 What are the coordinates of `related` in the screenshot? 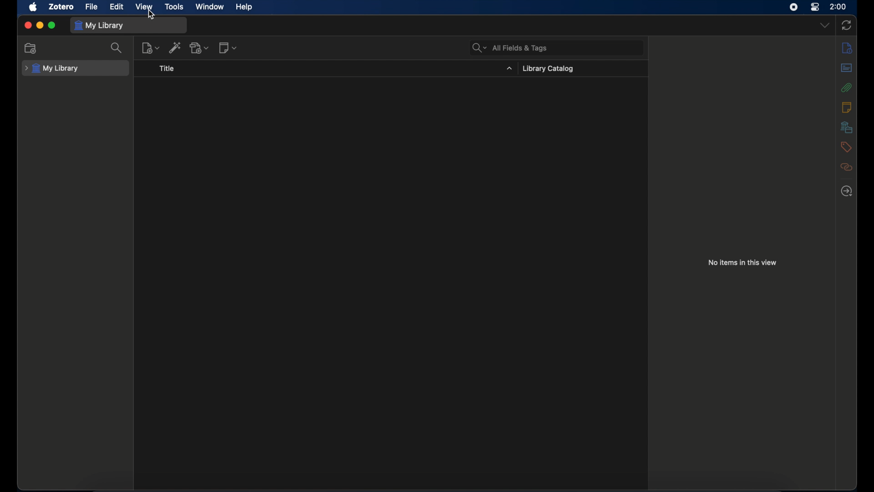 It's located at (847, 167).